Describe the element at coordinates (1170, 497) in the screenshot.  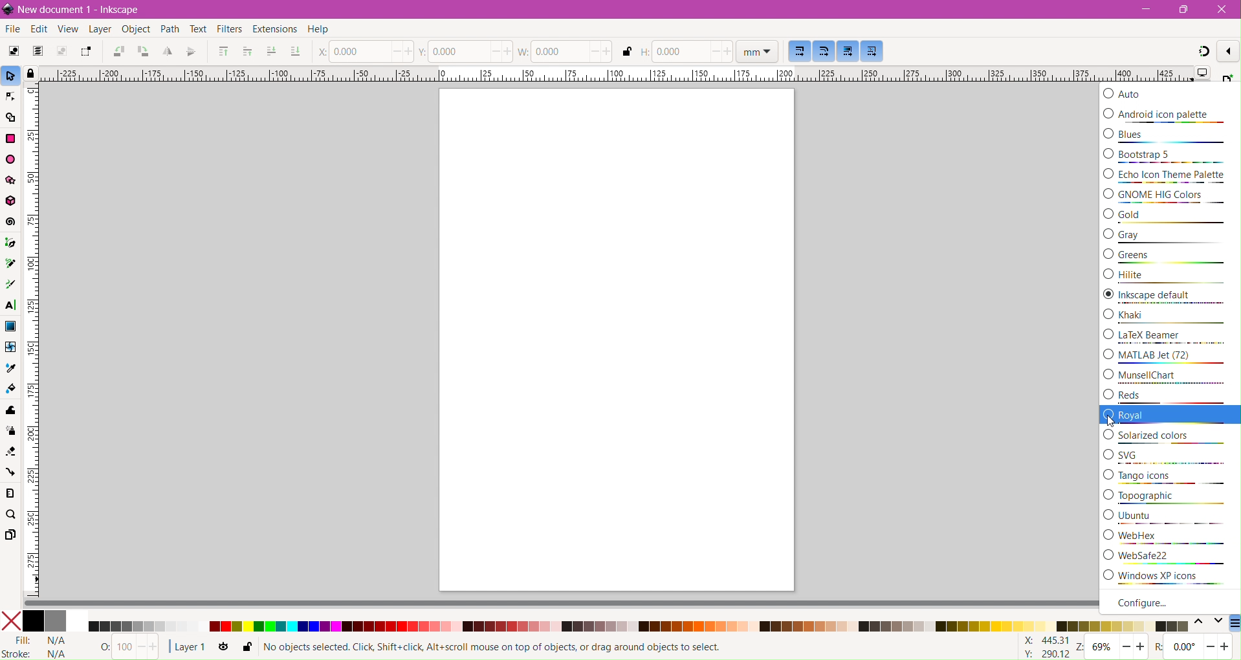
I see `Topographic` at that location.